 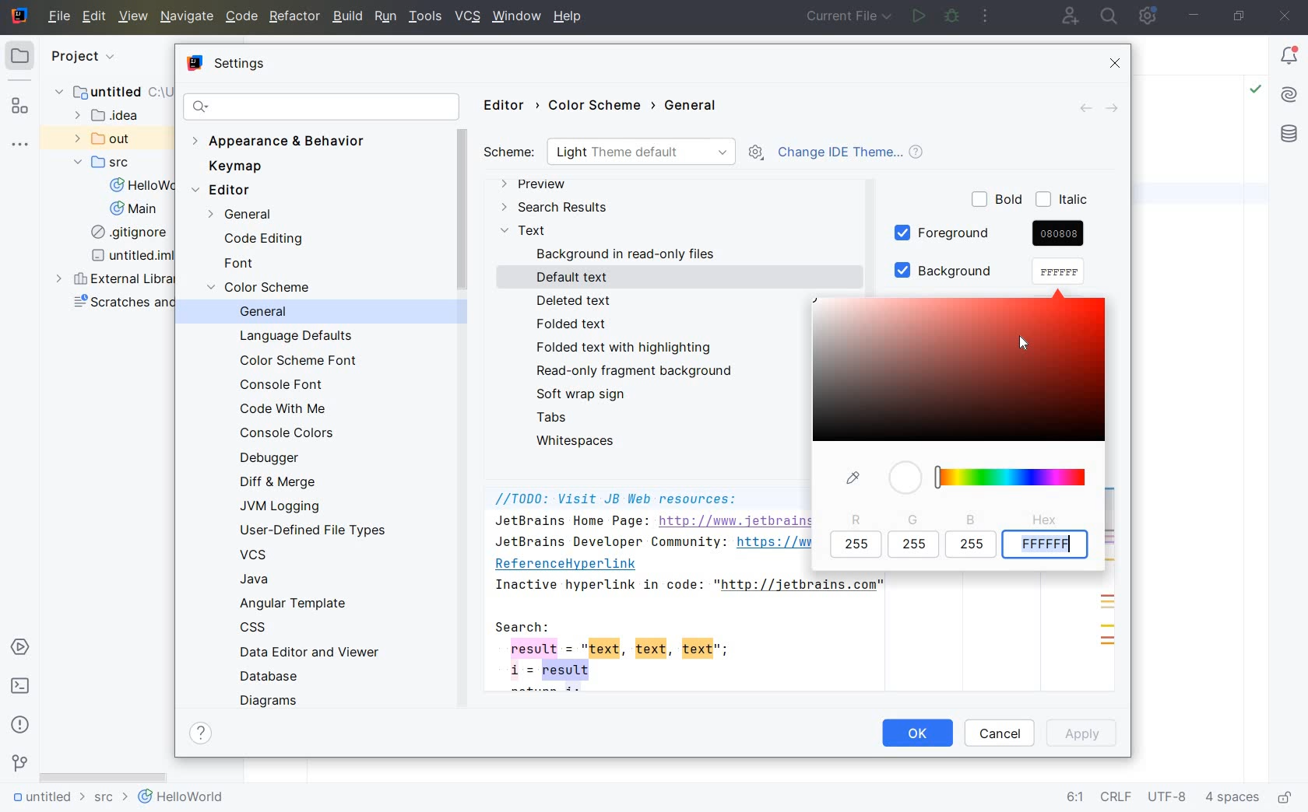 What do you see at coordinates (579, 441) in the screenshot?
I see `WHITESPACES` at bounding box center [579, 441].